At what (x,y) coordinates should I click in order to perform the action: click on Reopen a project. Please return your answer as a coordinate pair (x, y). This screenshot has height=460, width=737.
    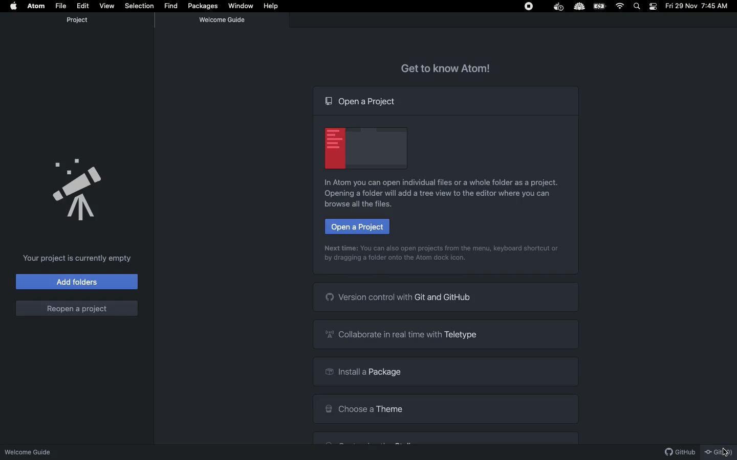
    Looking at the image, I should click on (77, 308).